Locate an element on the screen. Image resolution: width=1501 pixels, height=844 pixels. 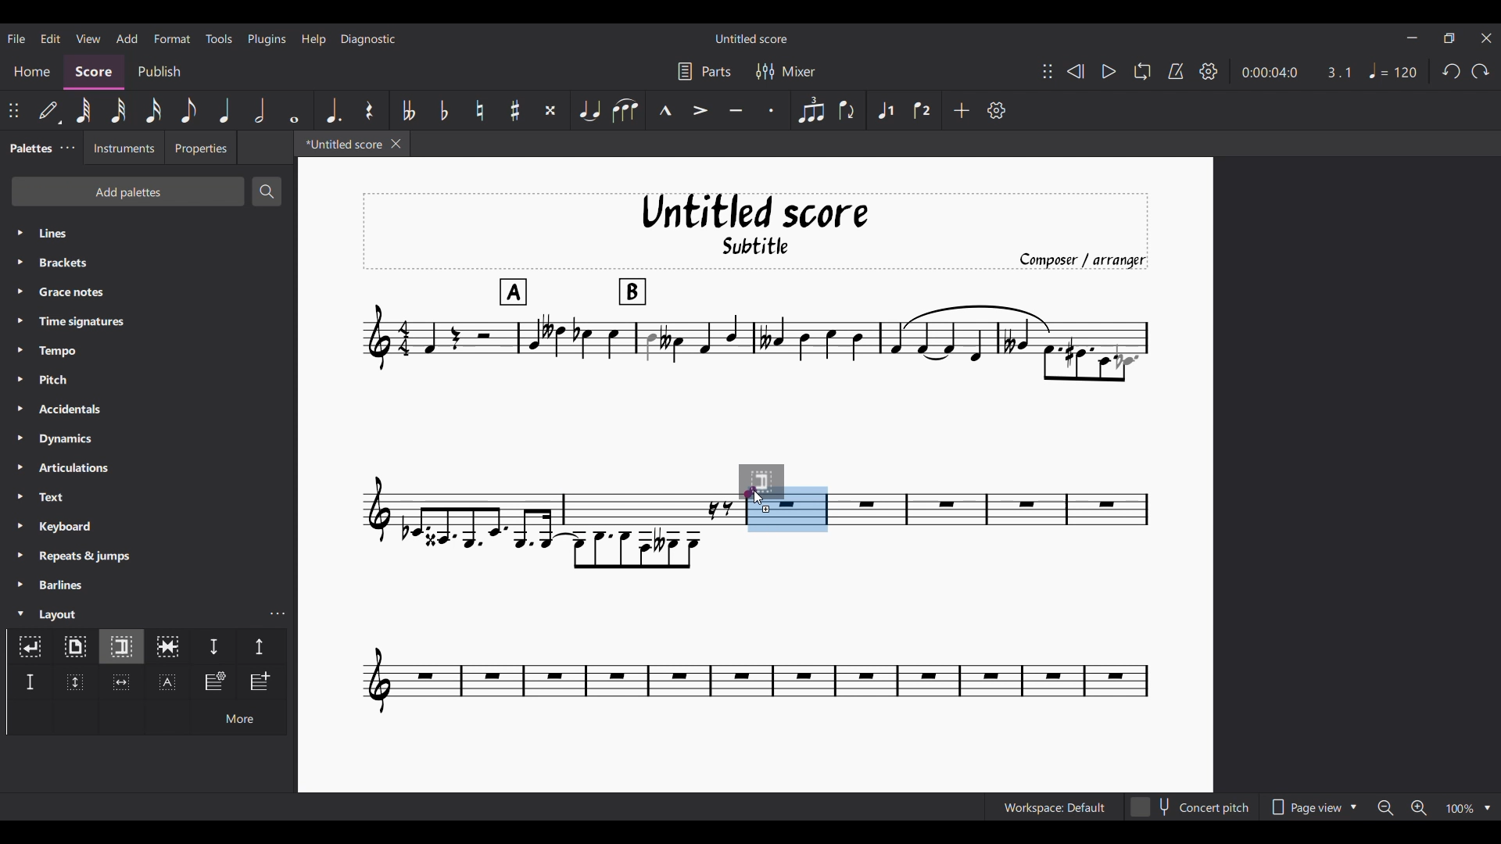
Section break, highlighted as current selection is located at coordinates (120, 647).